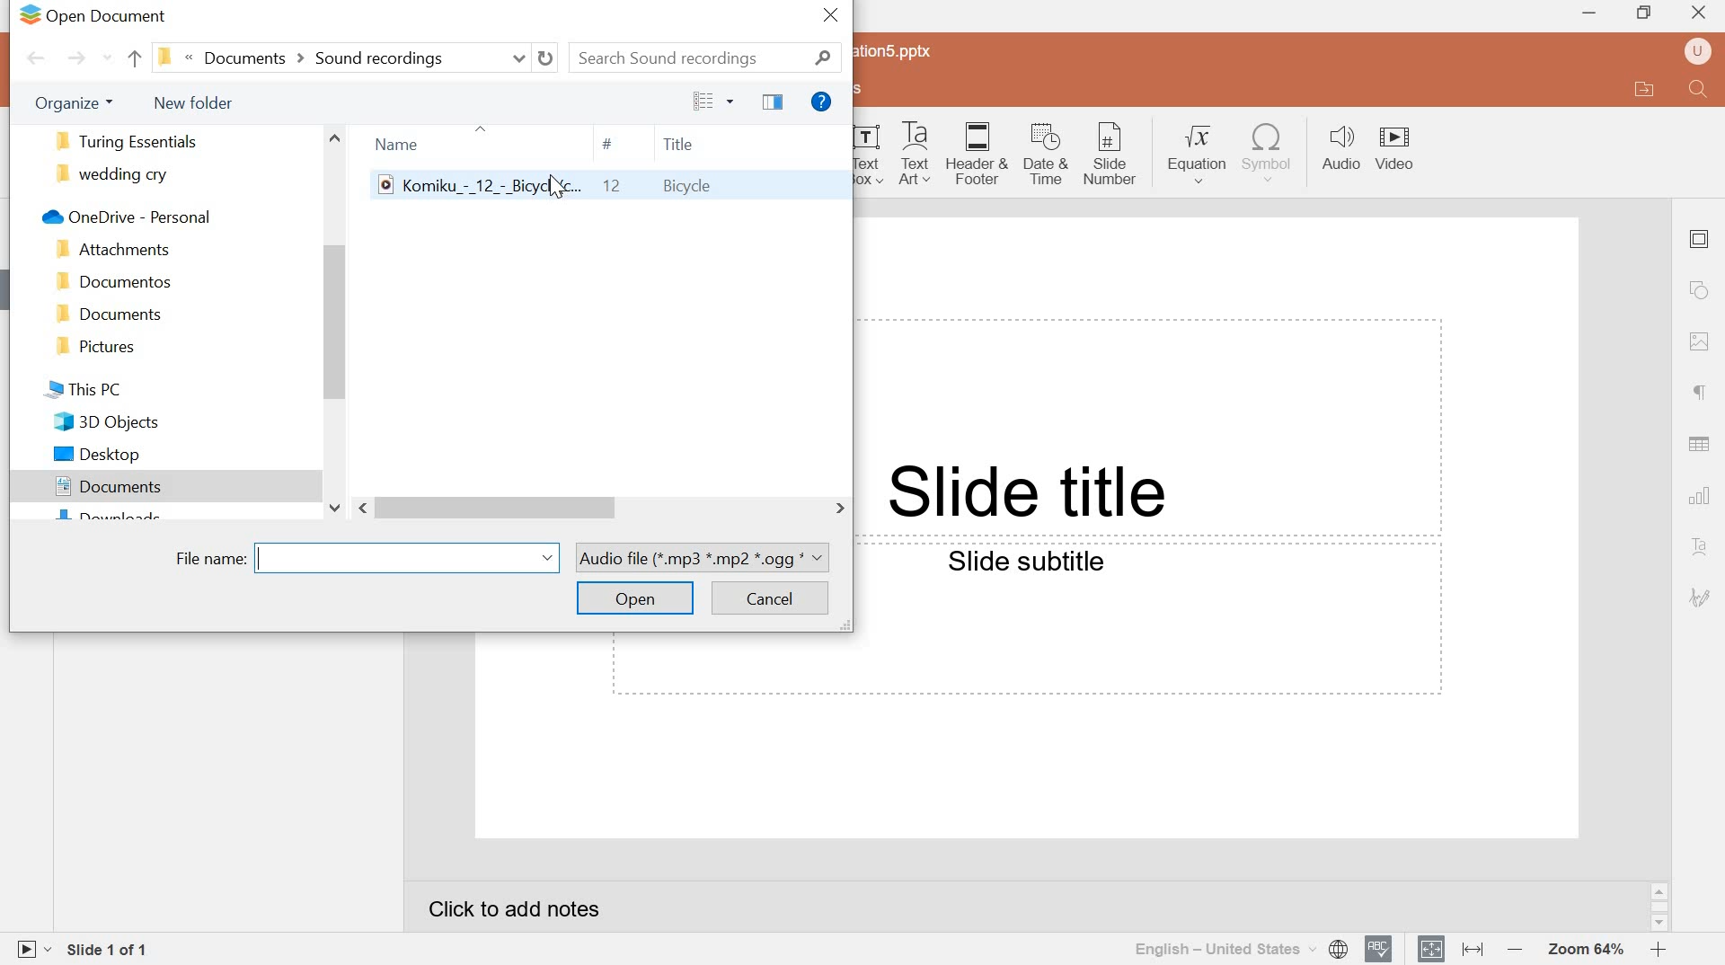 The width and height of the screenshot is (1725, 965). What do you see at coordinates (1700, 15) in the screenshot?
I see `close` at bounding box center [1700, 15].